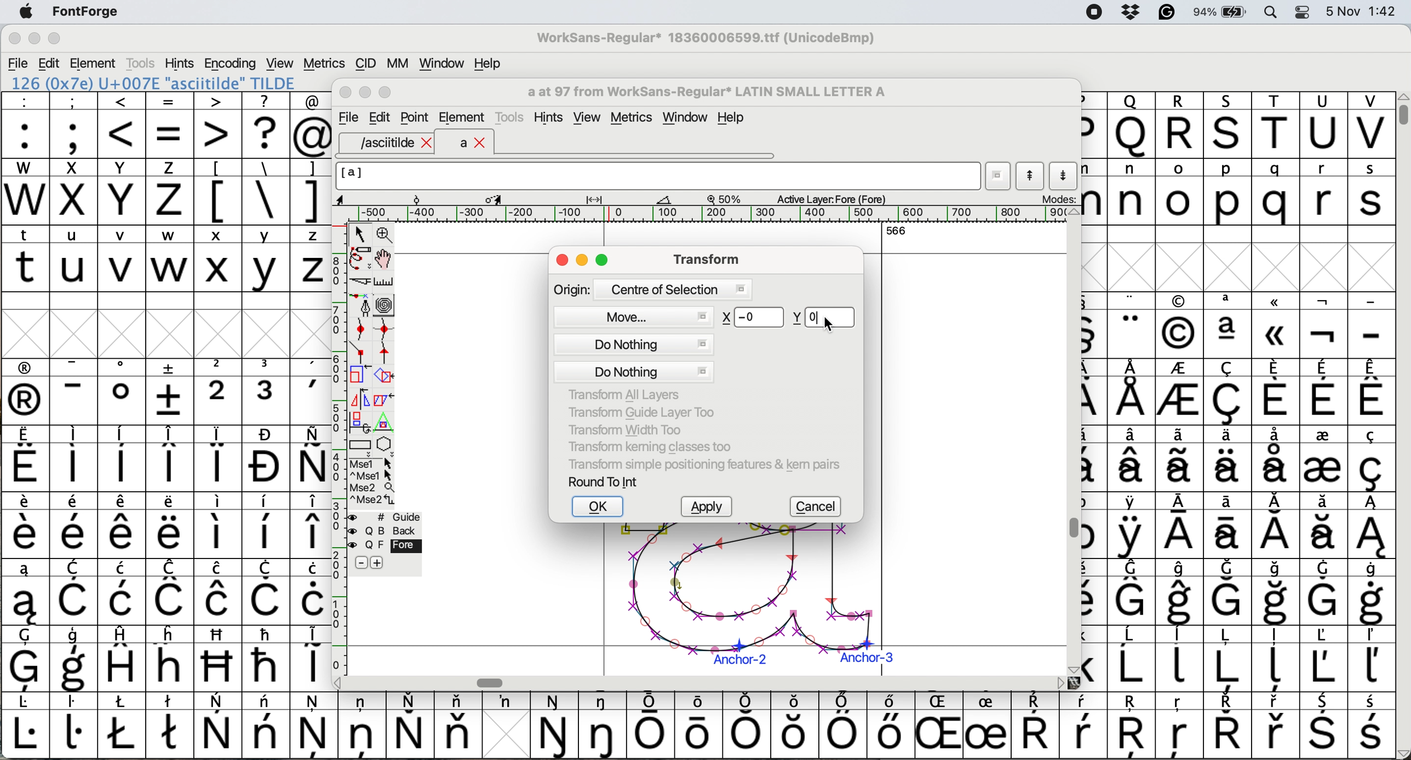  I want to click on symbol, so click(74, 526).